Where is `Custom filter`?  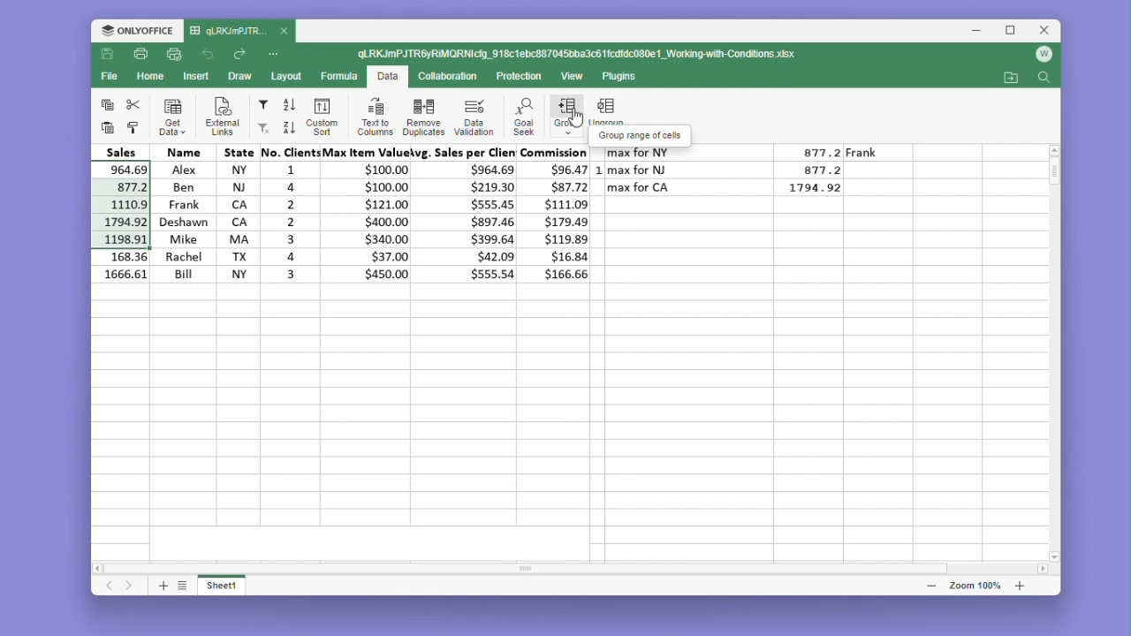 Custom filter is located at coordinates (262, 128).